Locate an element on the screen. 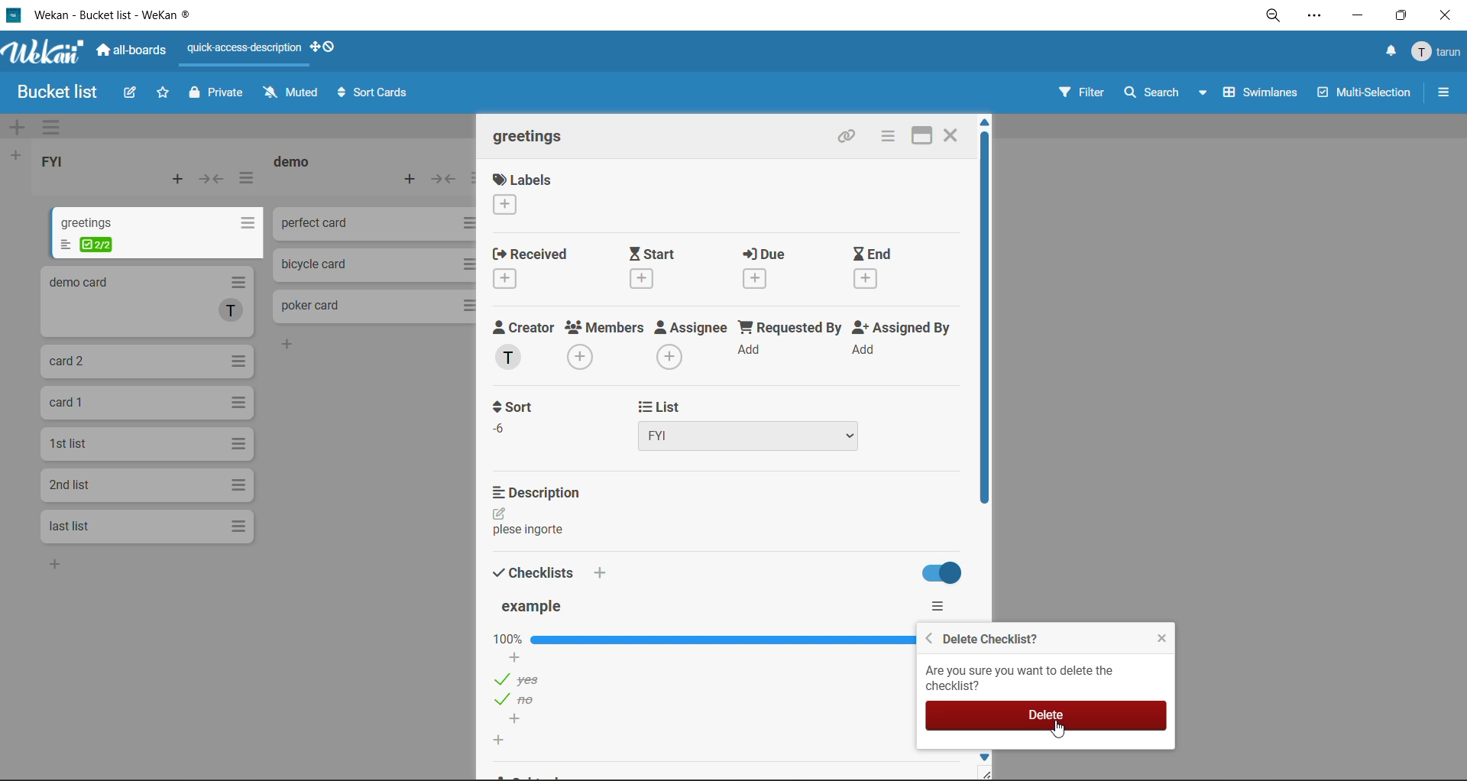 This screenshot has width=1467, height=781. card title is located at coordinates (524, 140).